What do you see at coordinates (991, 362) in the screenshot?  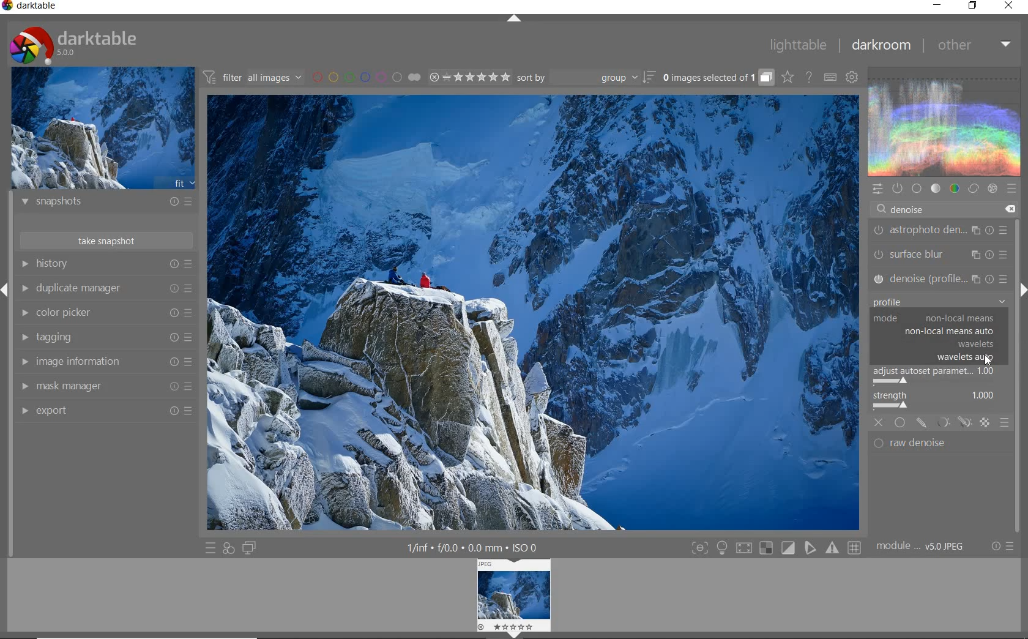 I see `CURSOR` at bounding box center [991, 362].